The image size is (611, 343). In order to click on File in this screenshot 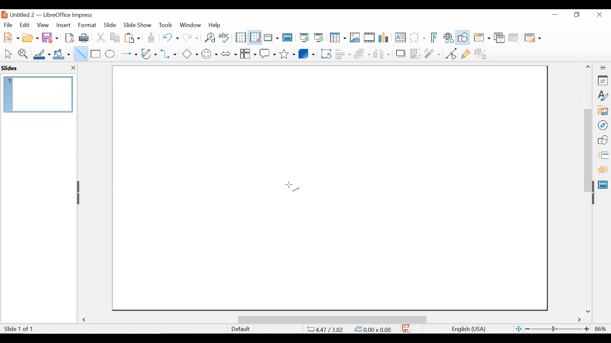, I will do `click(8, 24)`.